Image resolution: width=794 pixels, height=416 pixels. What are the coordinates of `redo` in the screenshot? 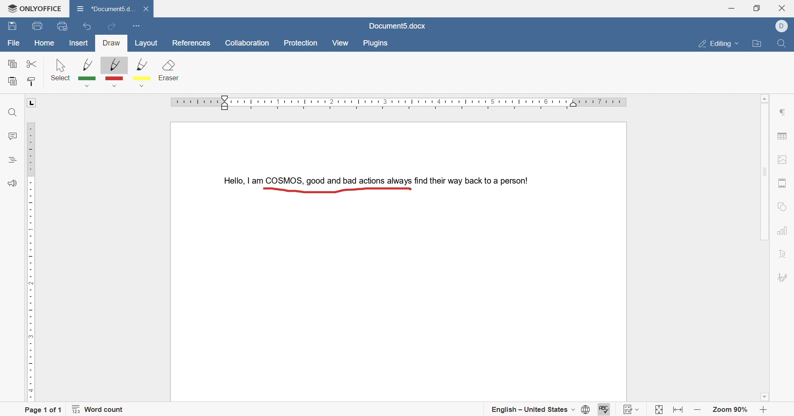 It's located at (112, 24).